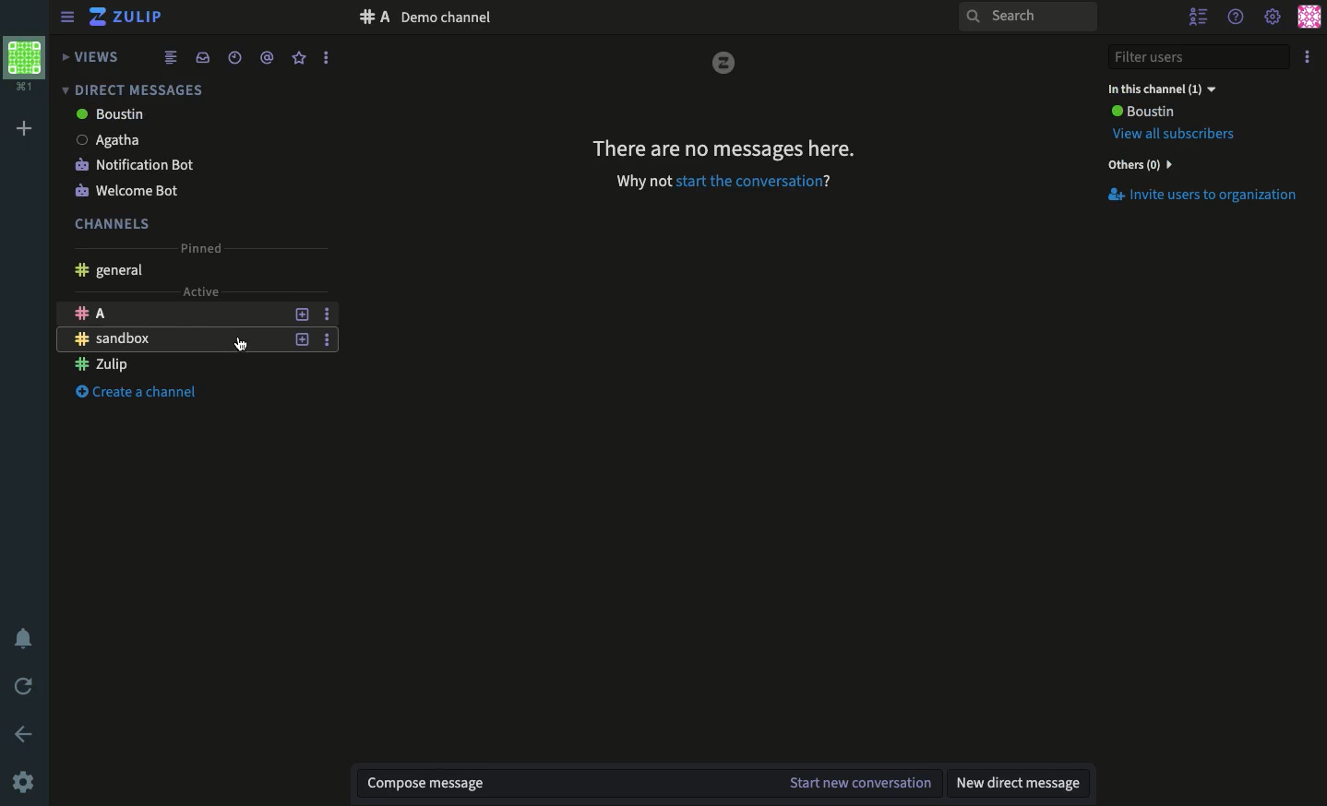 This screenshot has width=1327, height=806. Describe the element at coordinates (129, 89) in the screenshot. I see `Direct messages` at that location.